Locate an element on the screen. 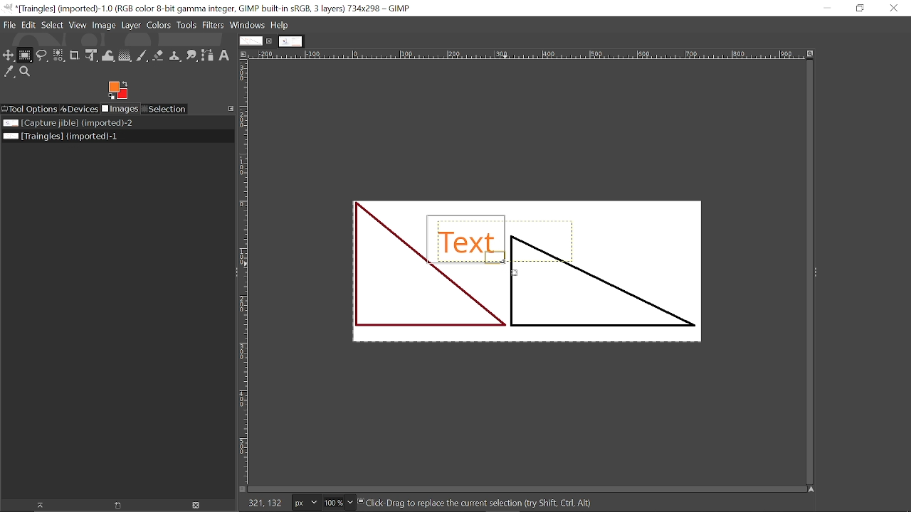 The image size is (911, 512). Image is located at coordinates (104, 26).